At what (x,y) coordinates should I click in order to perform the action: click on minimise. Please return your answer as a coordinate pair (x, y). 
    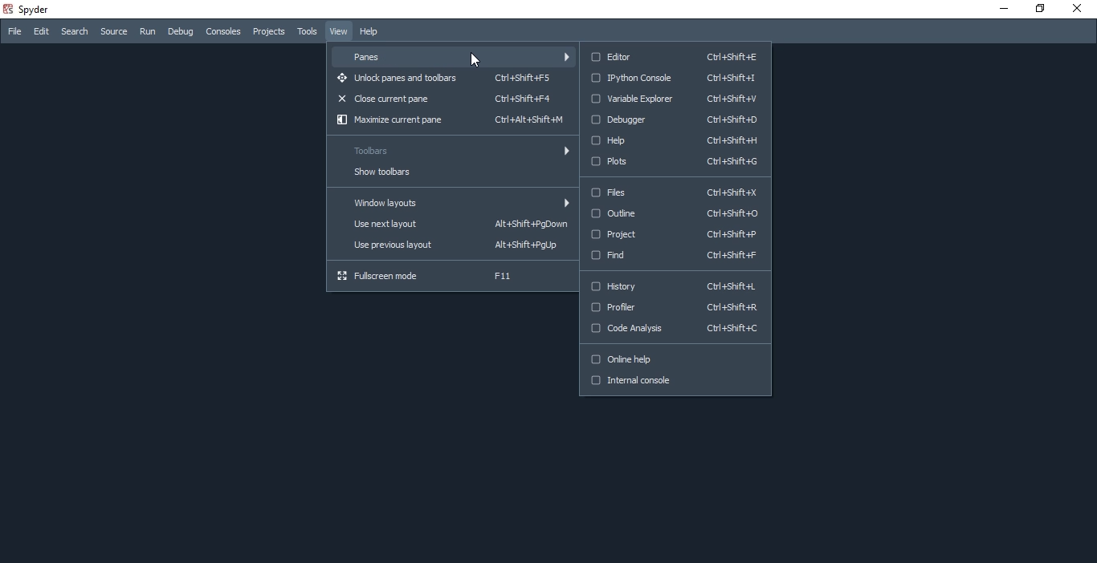
    Looking at the image, I should click on (1000, 9).